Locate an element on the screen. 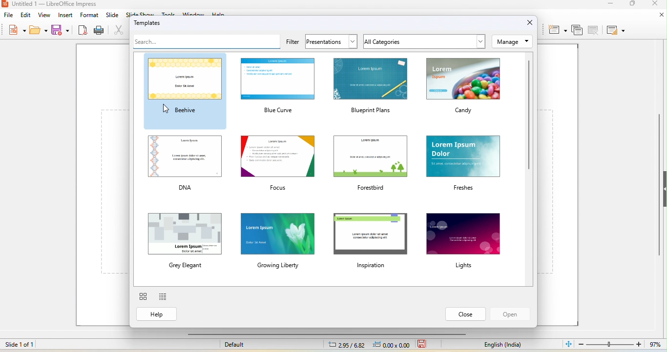 Image resolution: width=667 pixels, height=352 pixels. save is located at coordinates (423, 344).